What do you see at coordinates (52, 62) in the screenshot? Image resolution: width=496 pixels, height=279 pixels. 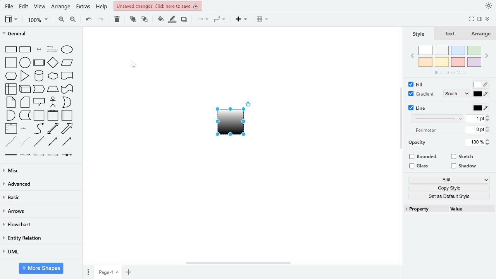 I see `general shapes` at bounding box center [52, 62].